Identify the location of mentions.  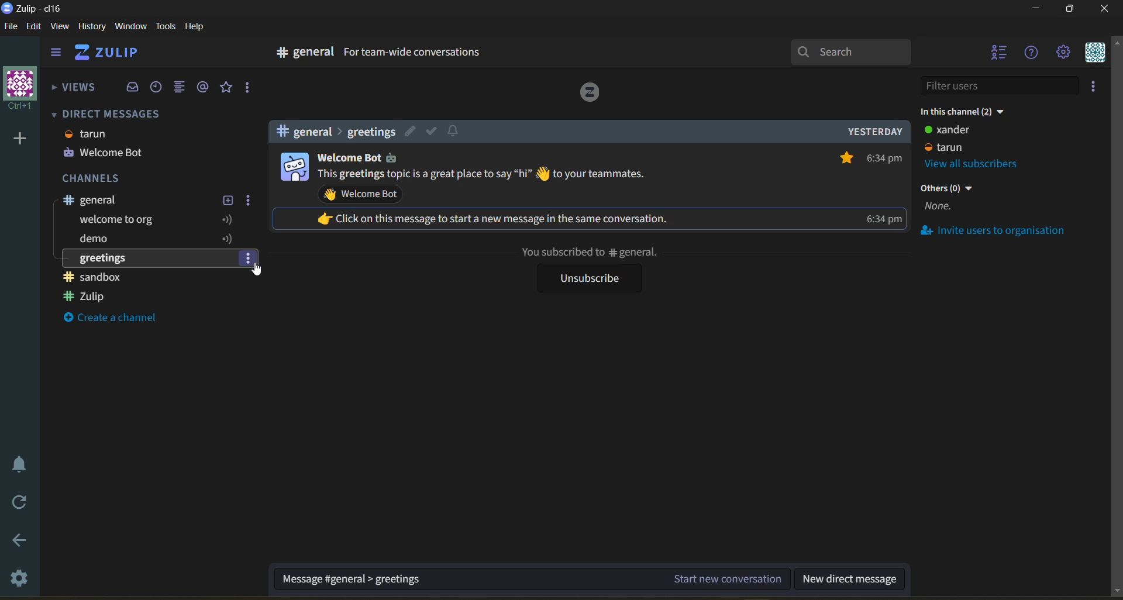
(206, 87).